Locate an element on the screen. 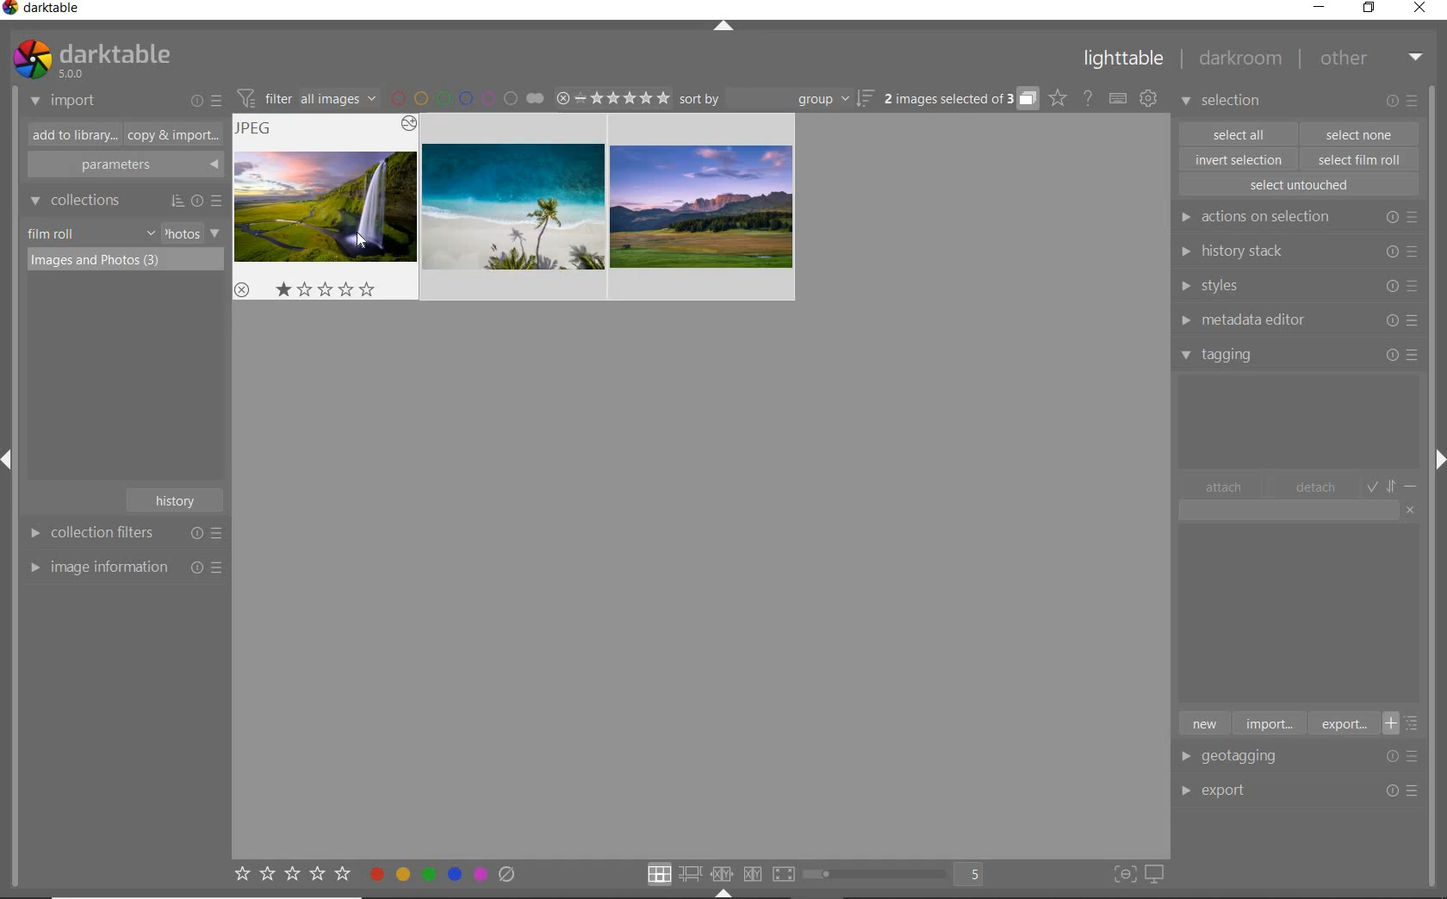  import or presets & preferences is located at coordinates (206, 100).